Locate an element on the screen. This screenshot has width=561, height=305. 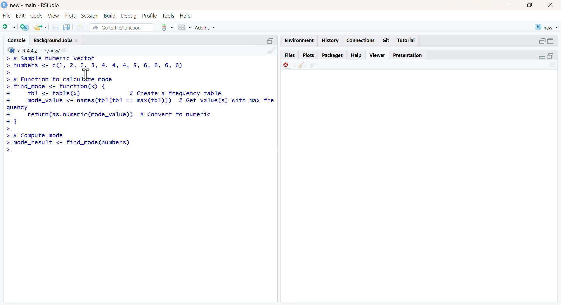
enviornment is located at coordinates (300, 40).